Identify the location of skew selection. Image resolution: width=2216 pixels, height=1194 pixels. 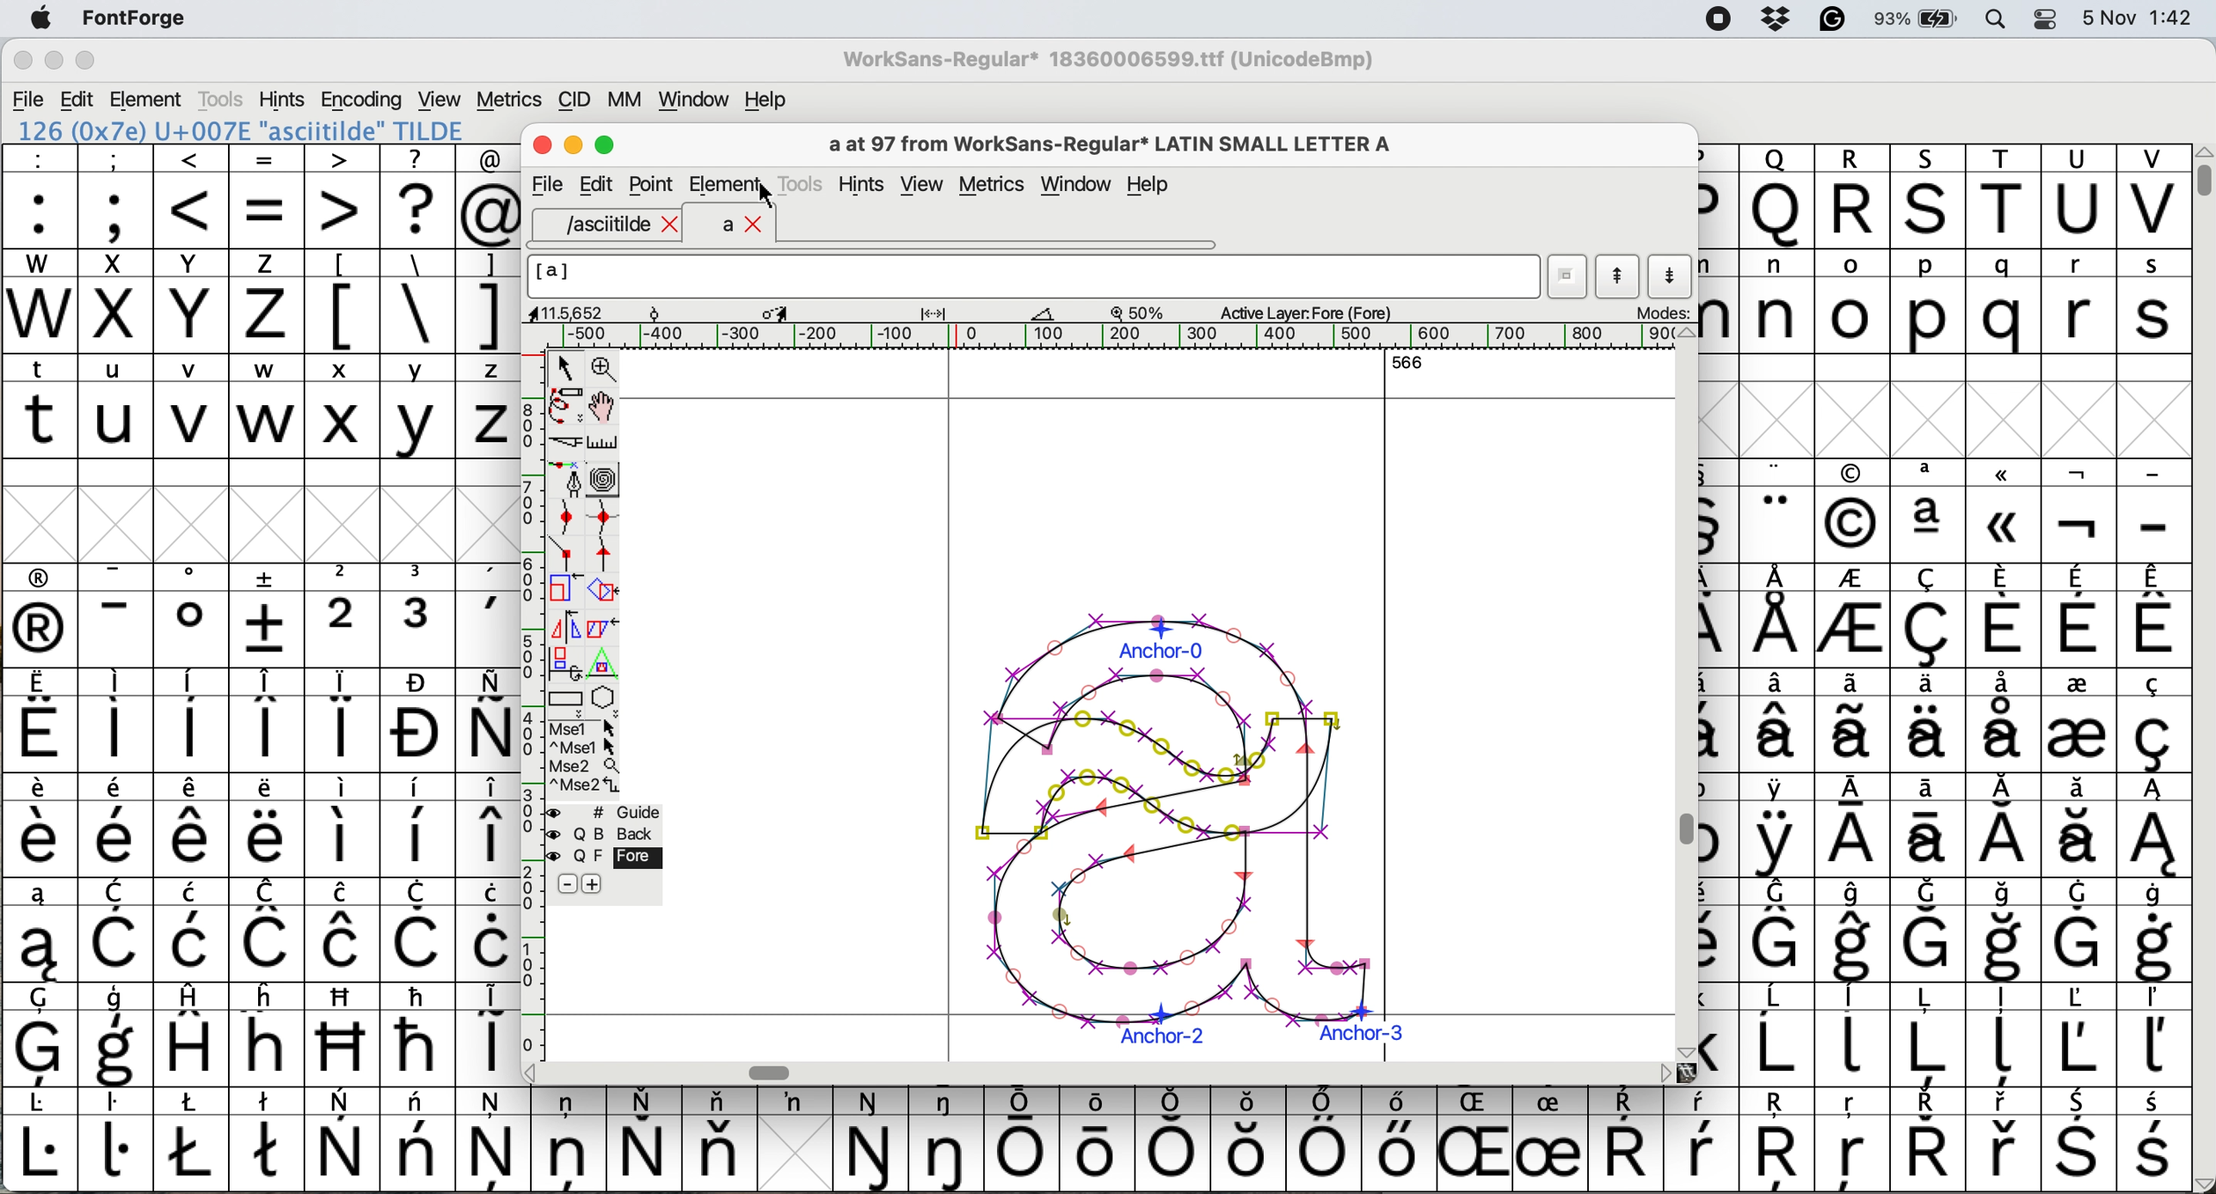
(607, 631).